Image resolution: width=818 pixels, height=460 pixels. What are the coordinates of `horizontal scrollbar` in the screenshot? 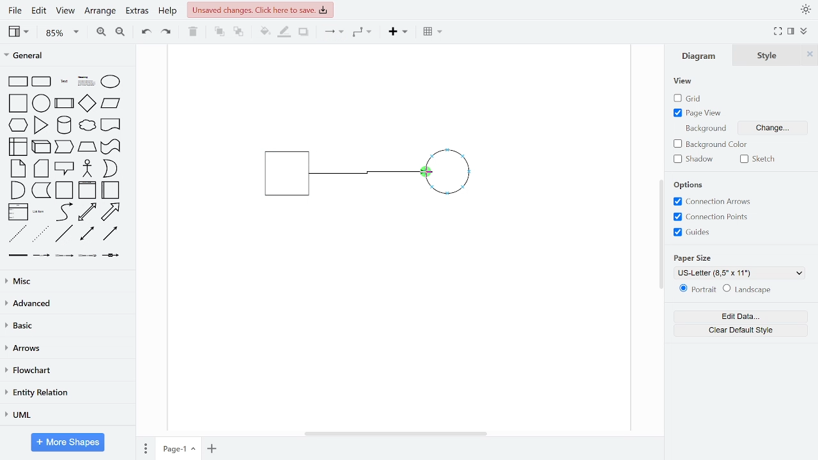 It's located at (397, 433).